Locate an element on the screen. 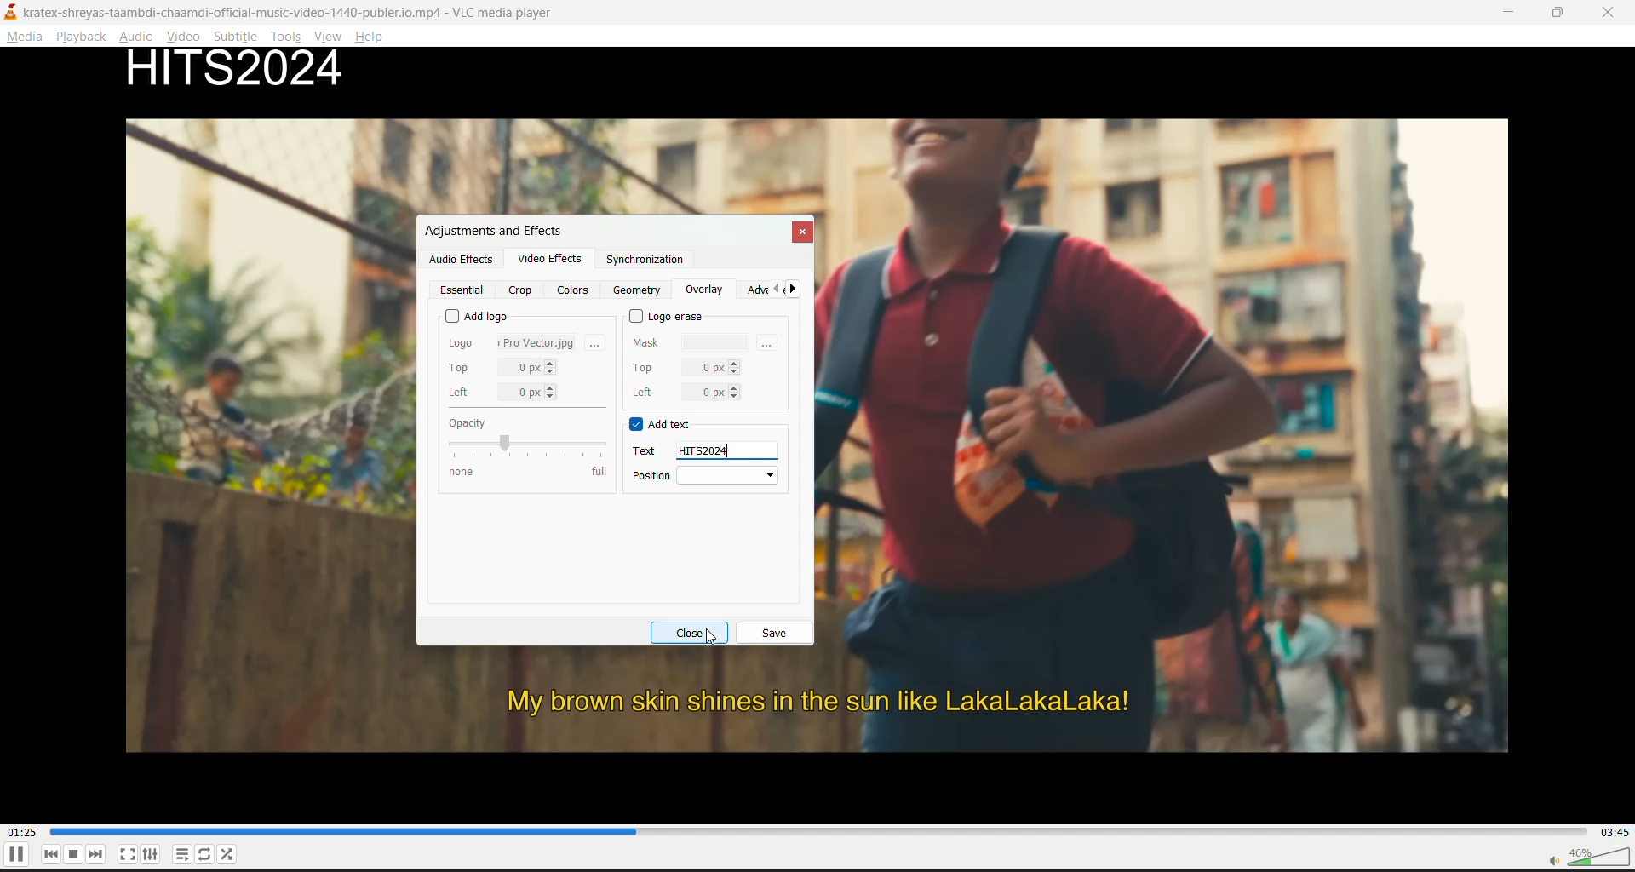 This screenshot has width=1635, height=872. adjustments and effects is located at coordinates (491, 229).